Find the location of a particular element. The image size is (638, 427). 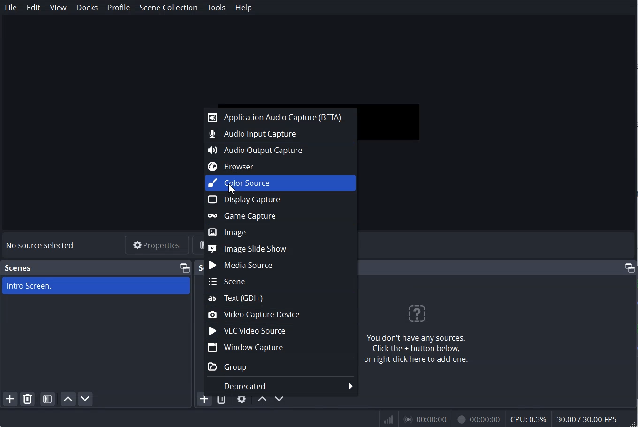

Text GDI is located at coordinates (281, 297).